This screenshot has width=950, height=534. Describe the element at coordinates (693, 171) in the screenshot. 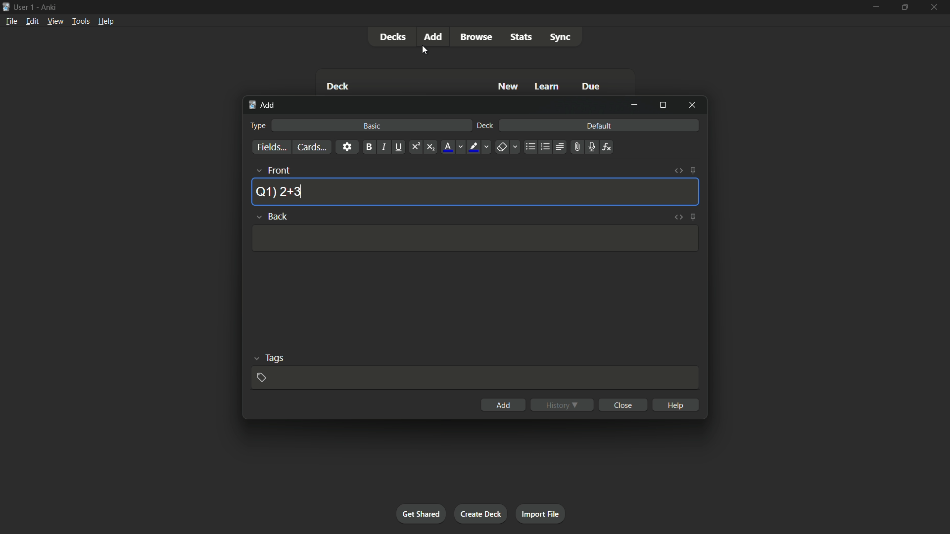

I see `toggle sticky` at that location.